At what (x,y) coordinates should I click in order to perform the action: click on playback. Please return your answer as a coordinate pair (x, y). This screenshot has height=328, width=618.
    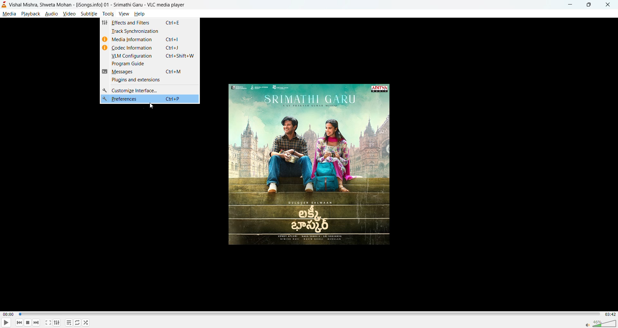
    Looking at the image, I should click on (30, 14).